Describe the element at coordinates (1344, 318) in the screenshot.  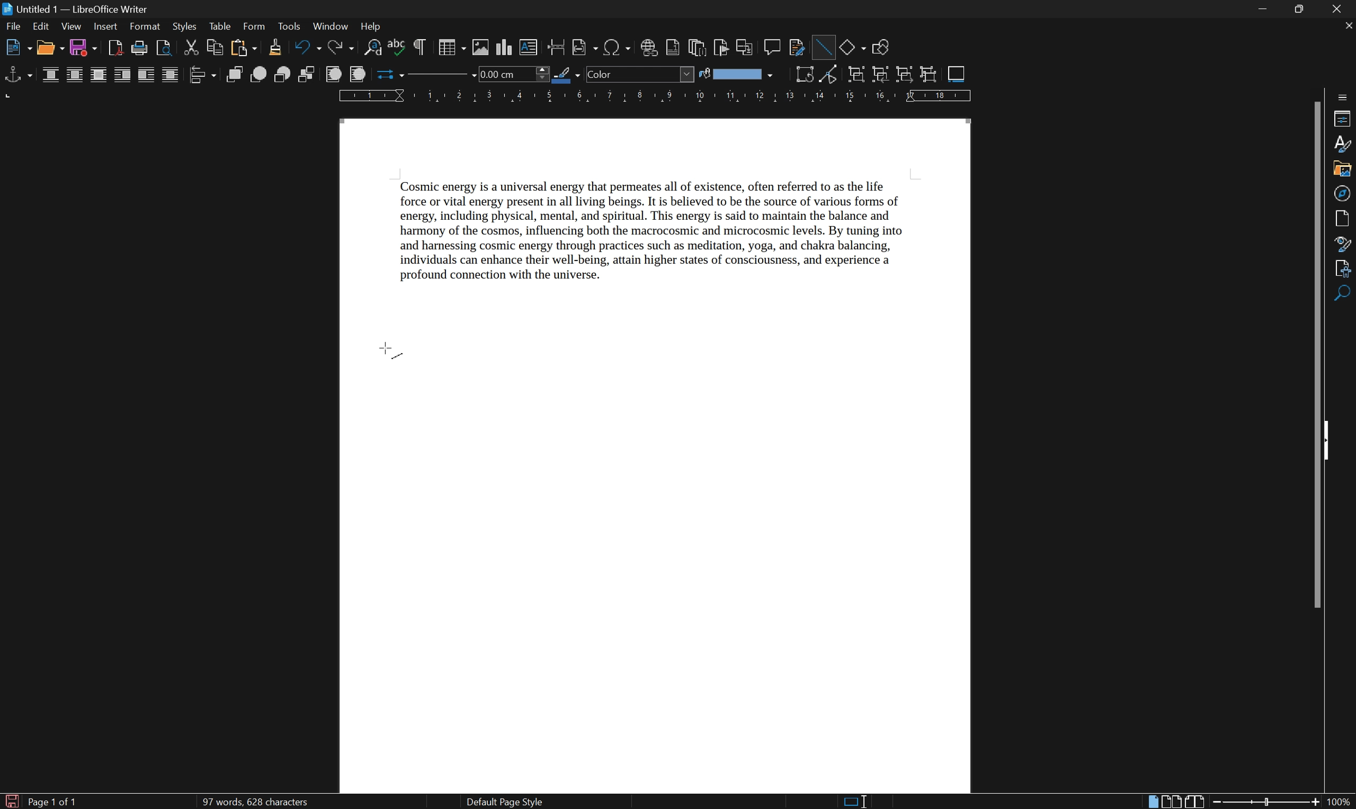
I see `find` at that location.